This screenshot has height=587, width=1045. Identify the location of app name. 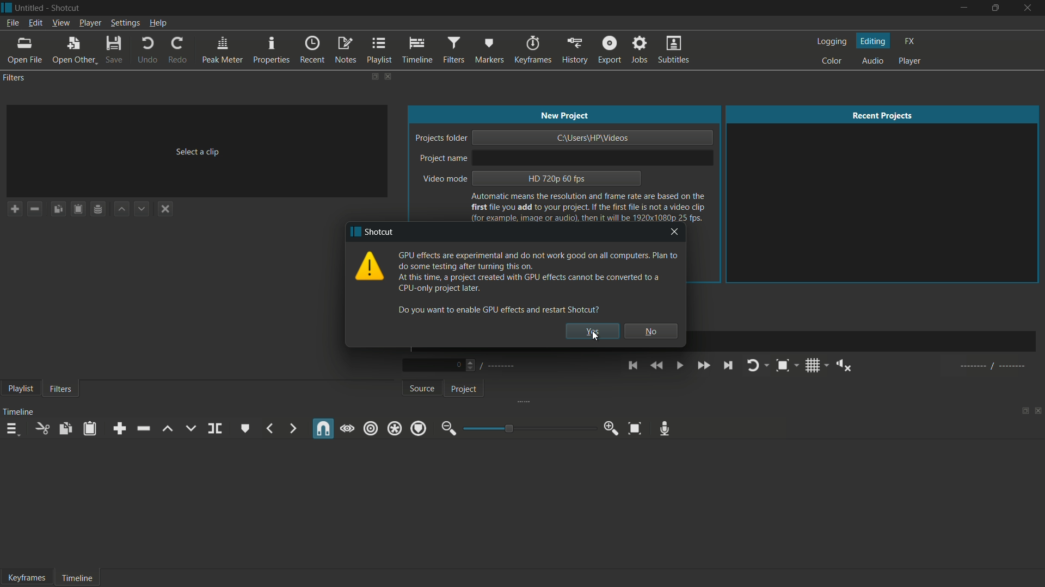
(67, 7).